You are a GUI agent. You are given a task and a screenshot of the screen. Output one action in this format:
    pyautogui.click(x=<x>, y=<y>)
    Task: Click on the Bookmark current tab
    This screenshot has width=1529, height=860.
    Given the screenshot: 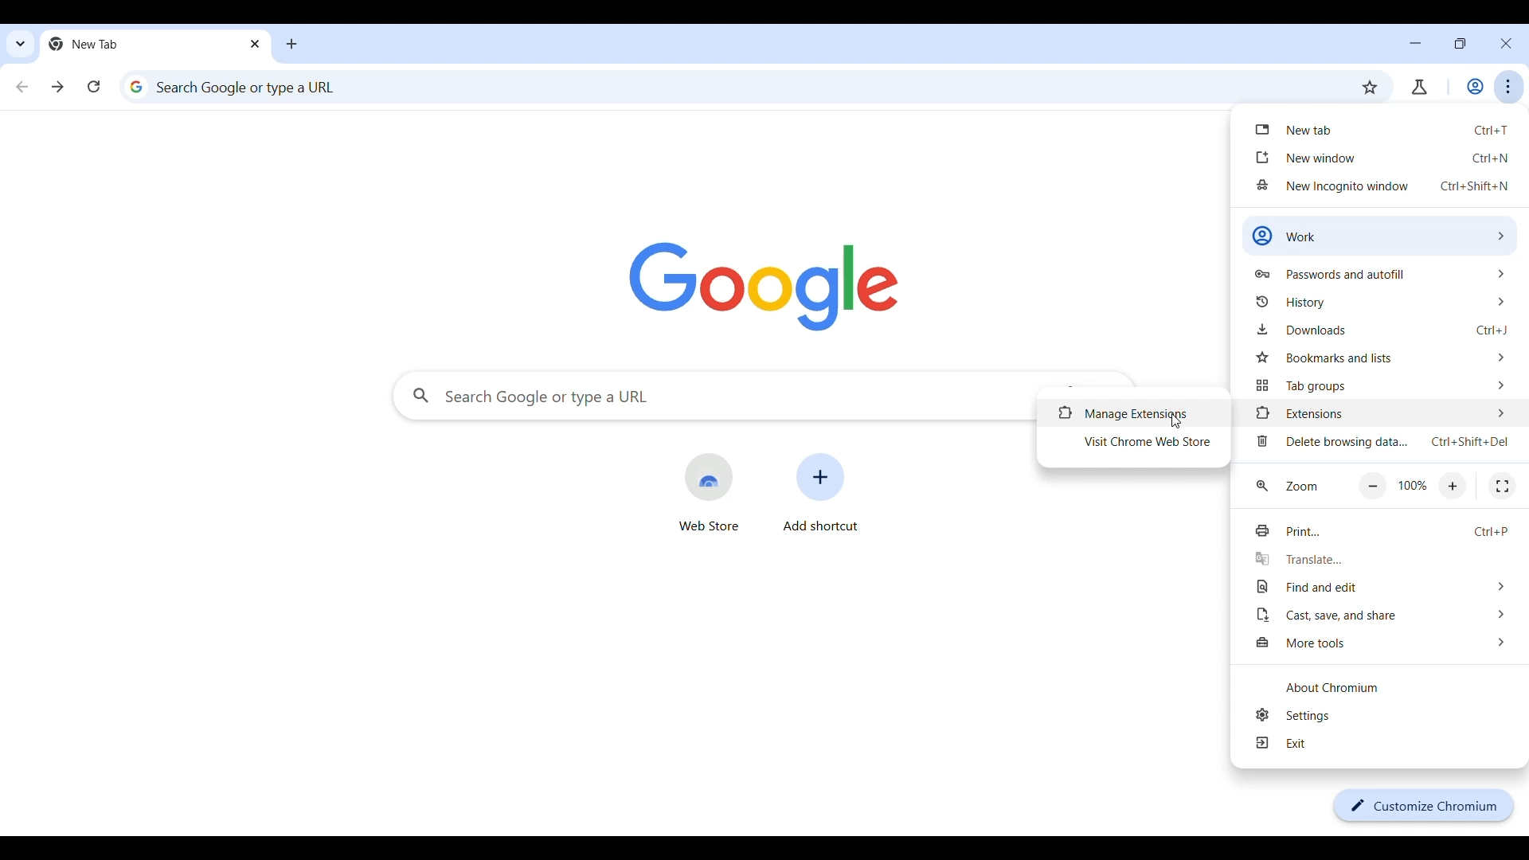 What is the action you would take?
    pyautogui.click(x=1370, y=87)
    